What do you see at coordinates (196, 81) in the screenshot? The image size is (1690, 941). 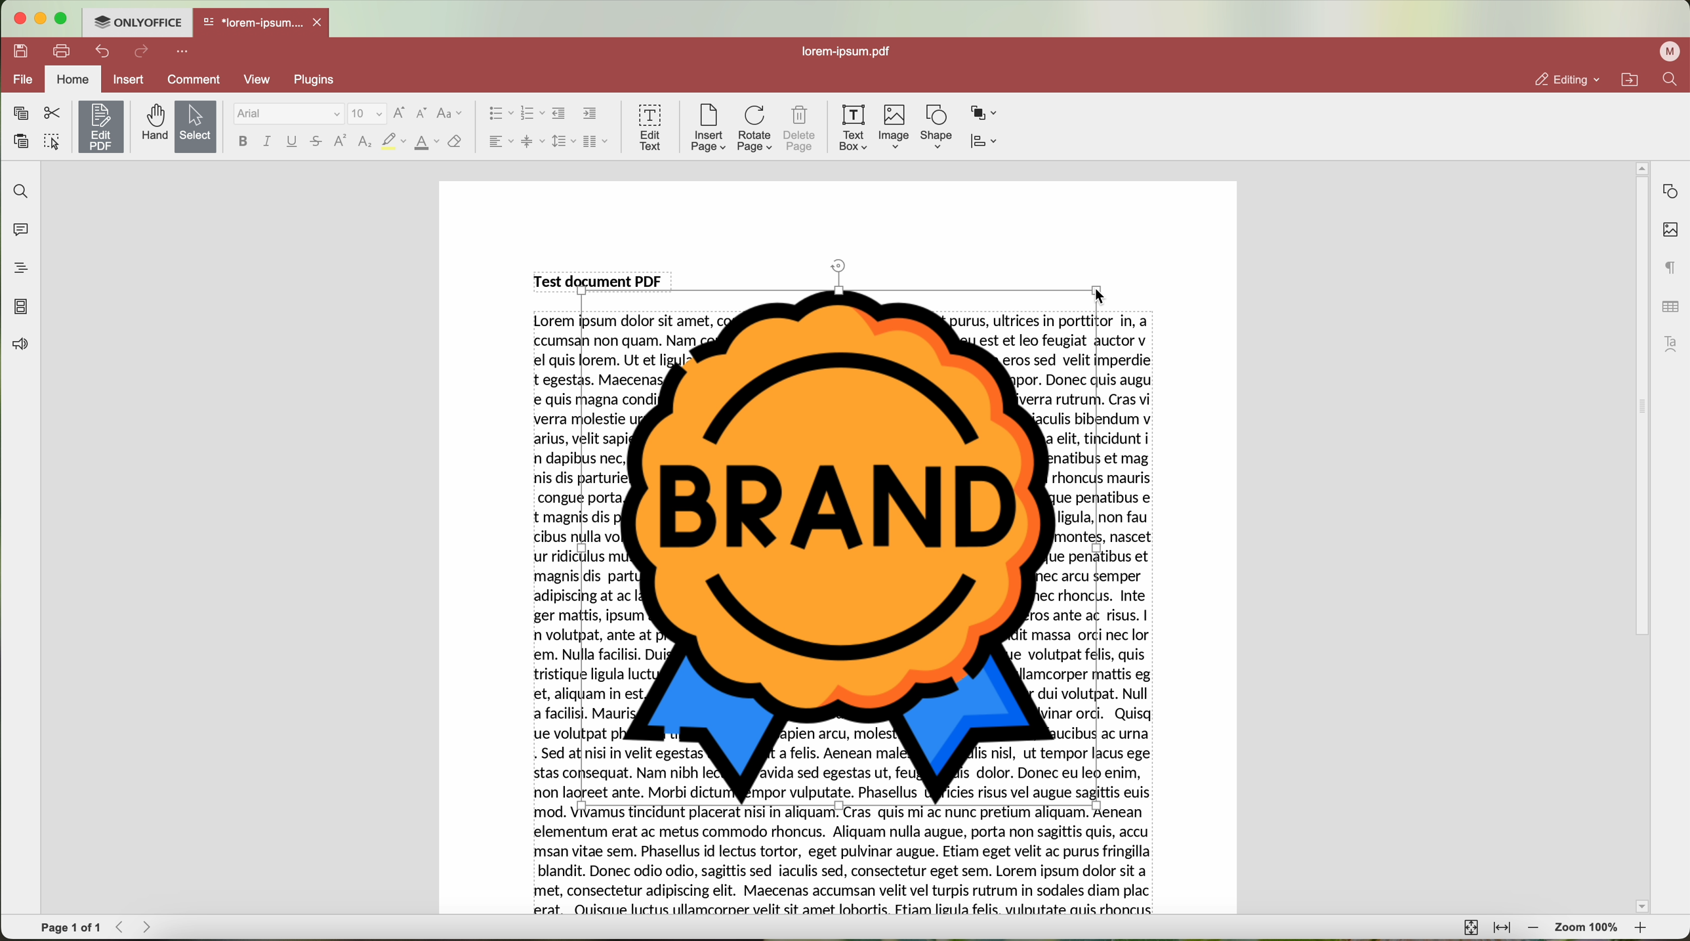 I see `comment` at bounding box center [196, 81].